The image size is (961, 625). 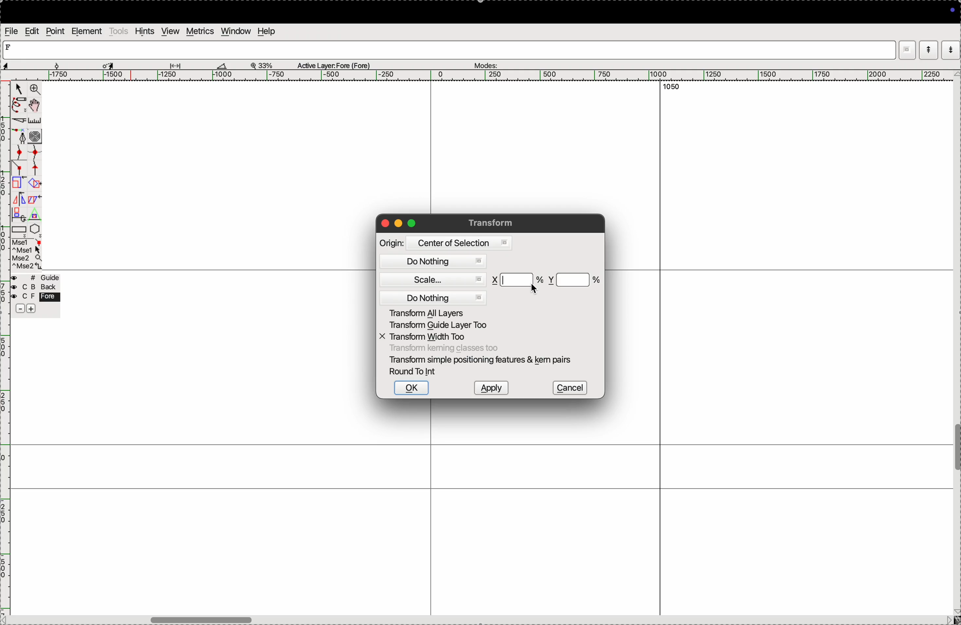 What do you see at coordinates (170, 31) in the screenshot?
I see `view` at bounding box center [170, 31].